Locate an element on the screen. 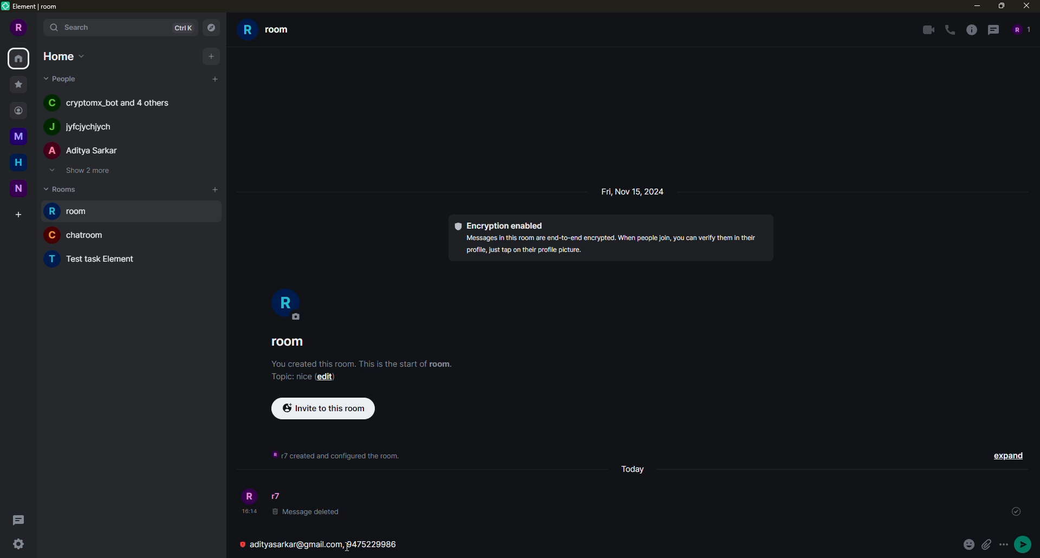 Image resolution: width=1040 pixels, height=558 pixels. maximize is located at coordinates (1002, 7).